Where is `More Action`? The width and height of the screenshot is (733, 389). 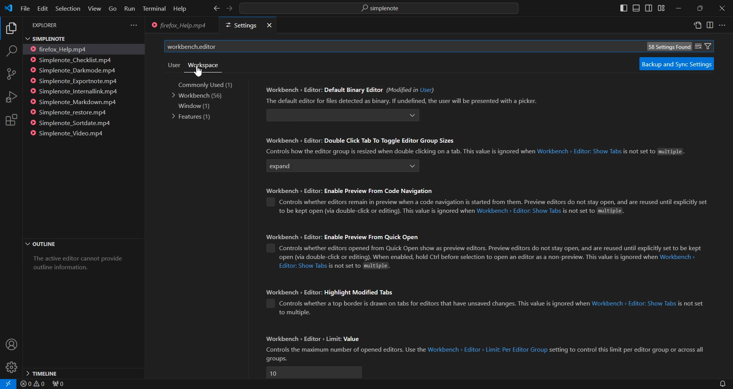 More Action is located at coordinates (722, 25).